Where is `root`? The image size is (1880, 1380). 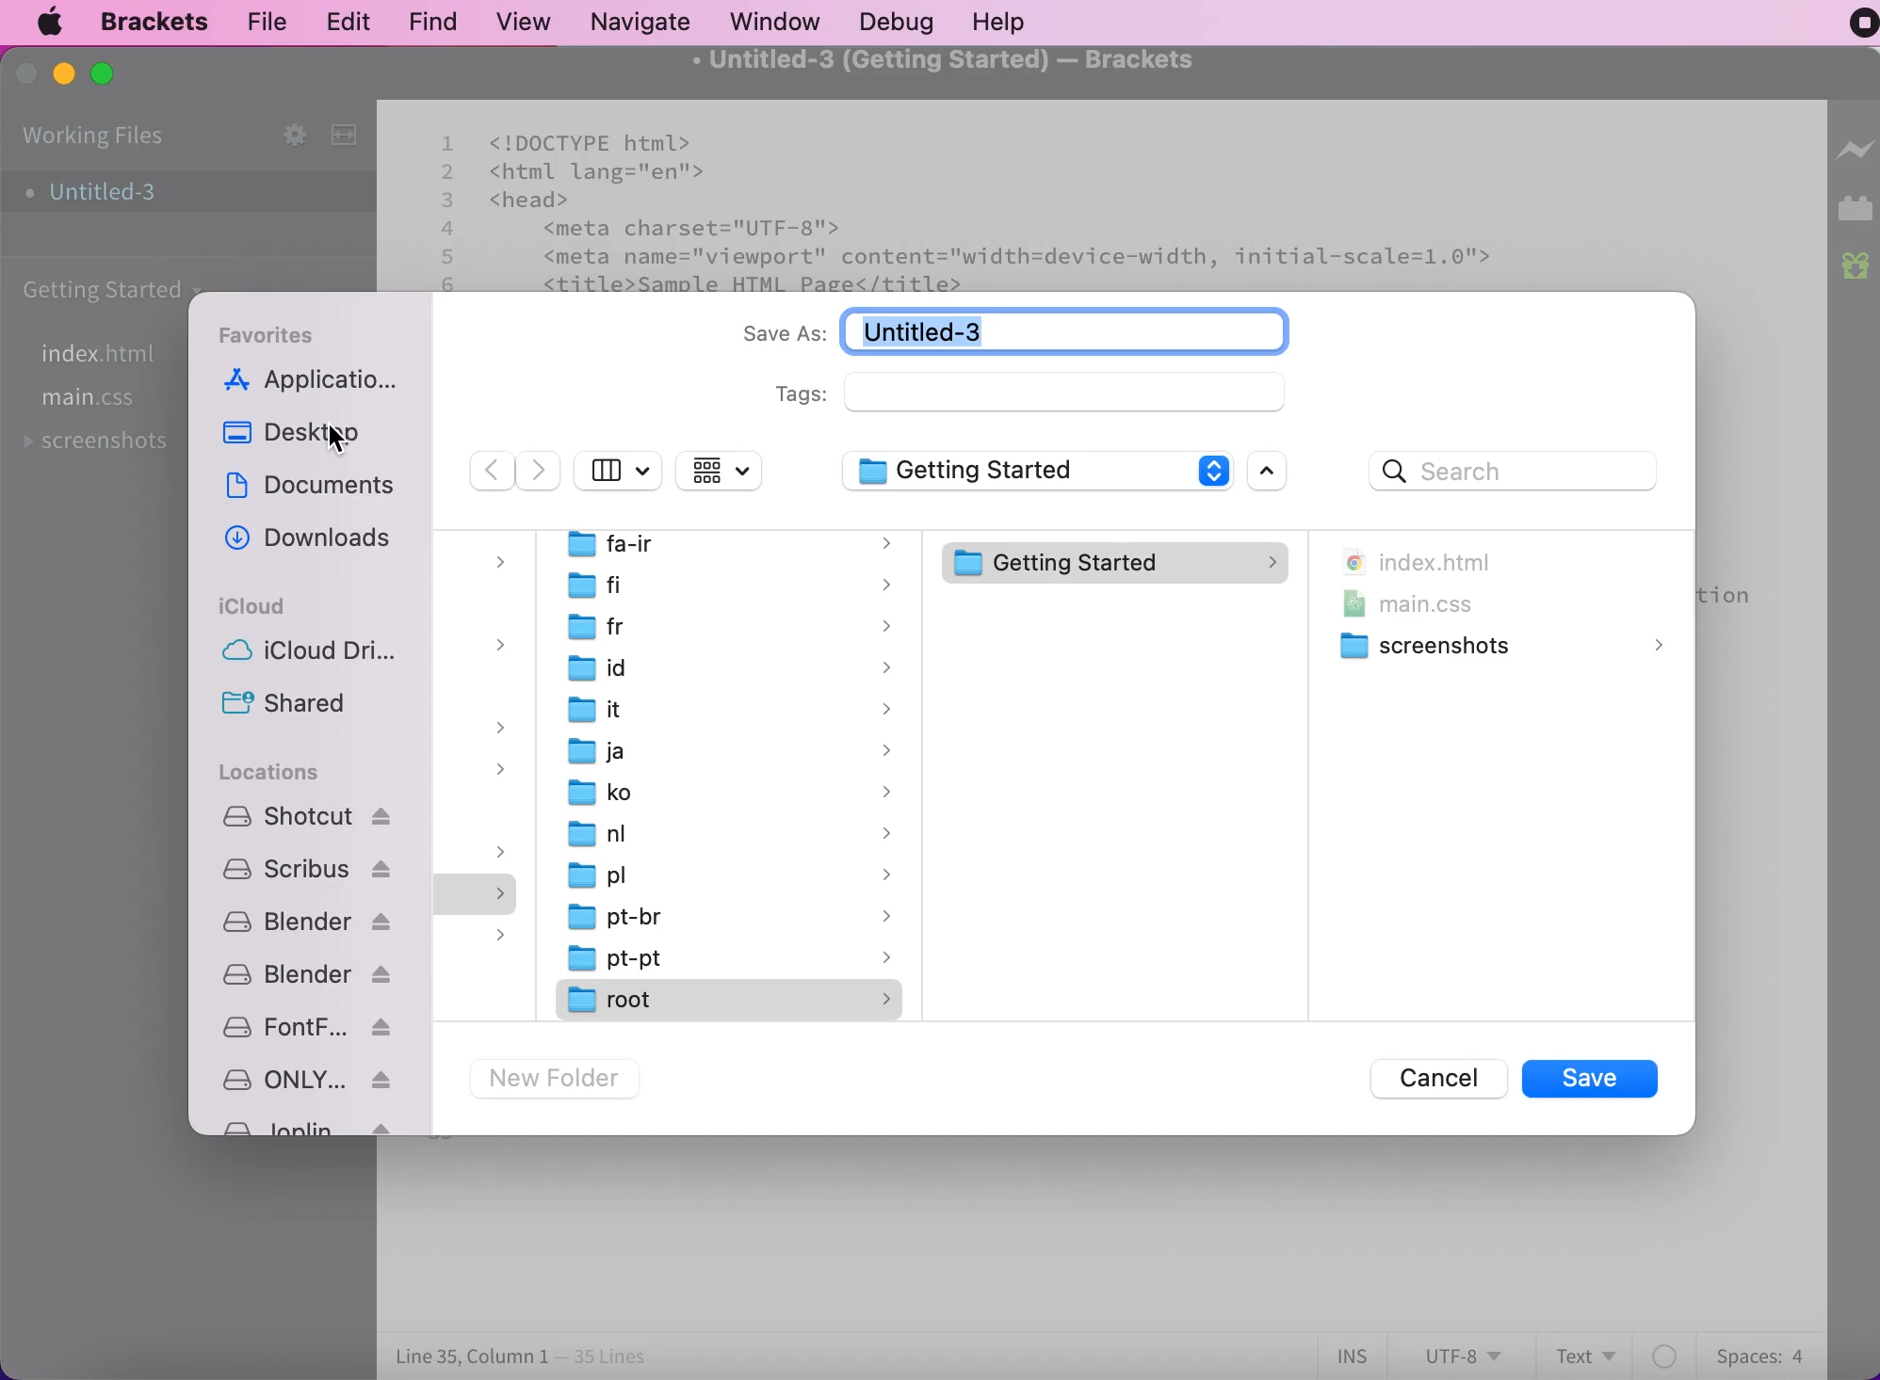
root is located at coordinates (730, 997).